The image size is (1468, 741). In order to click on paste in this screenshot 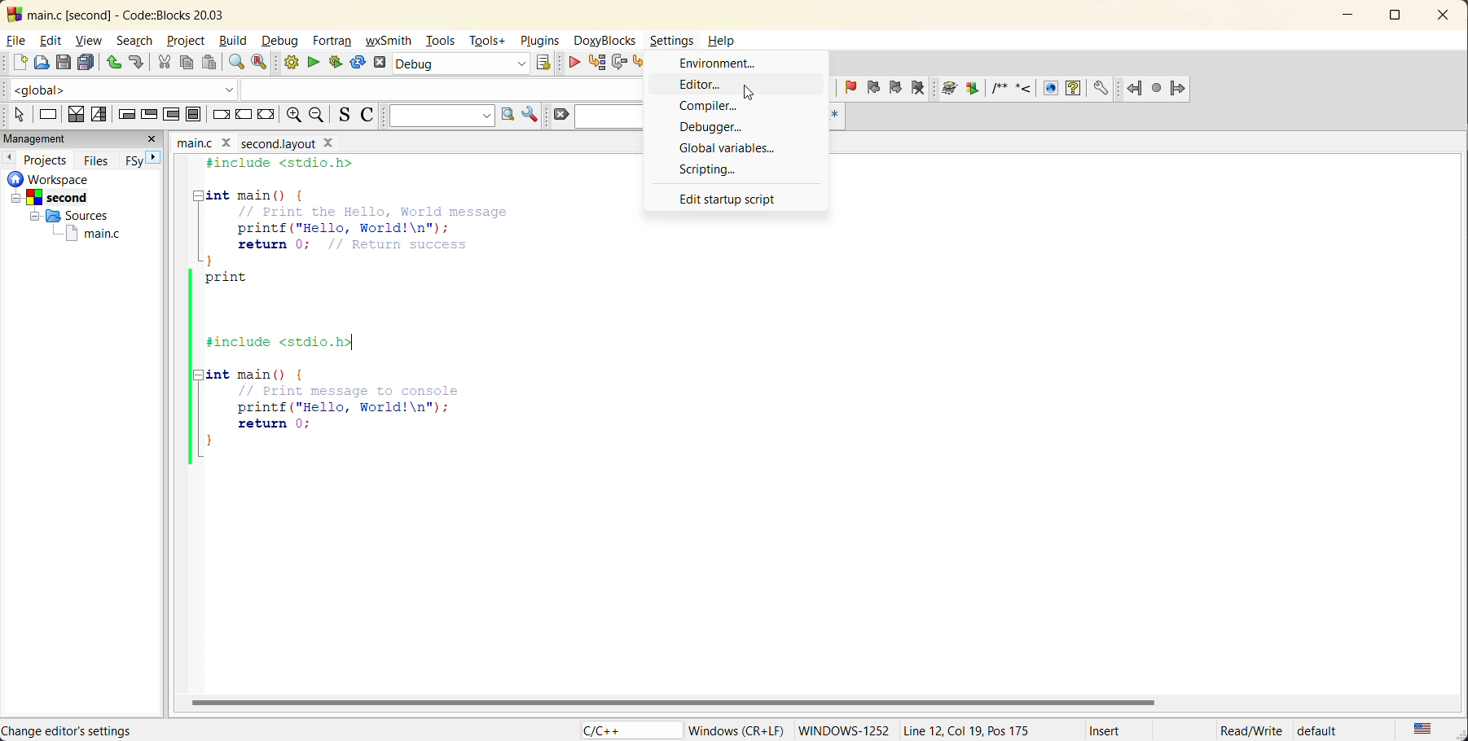, I will do `click(209, 63)`.